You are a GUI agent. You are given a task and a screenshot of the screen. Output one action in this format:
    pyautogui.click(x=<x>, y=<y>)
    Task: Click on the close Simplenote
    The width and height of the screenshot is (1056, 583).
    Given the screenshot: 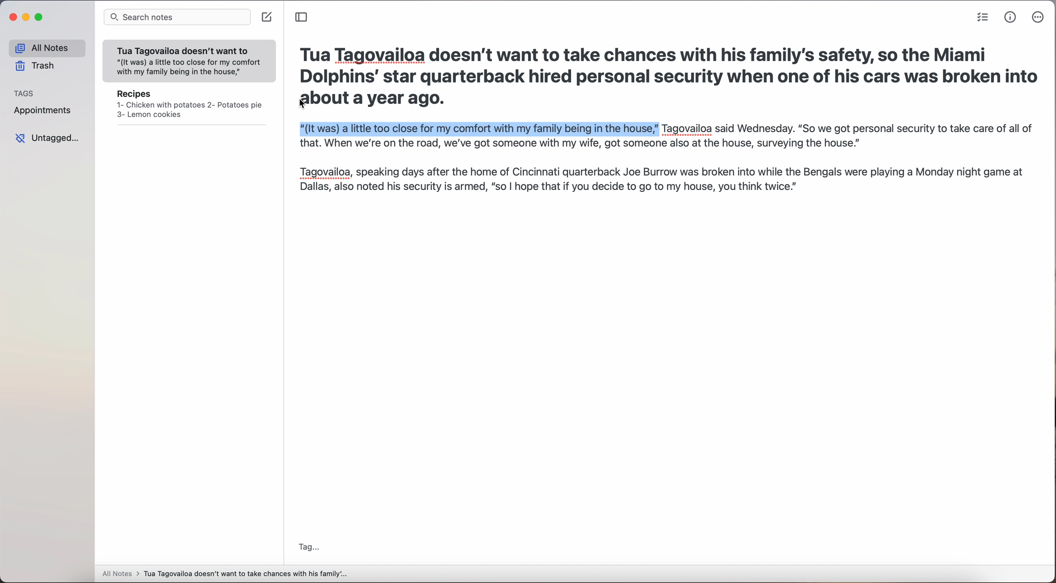 What is the action you would take?
    pyautogui.click(x=12, y=17)
    